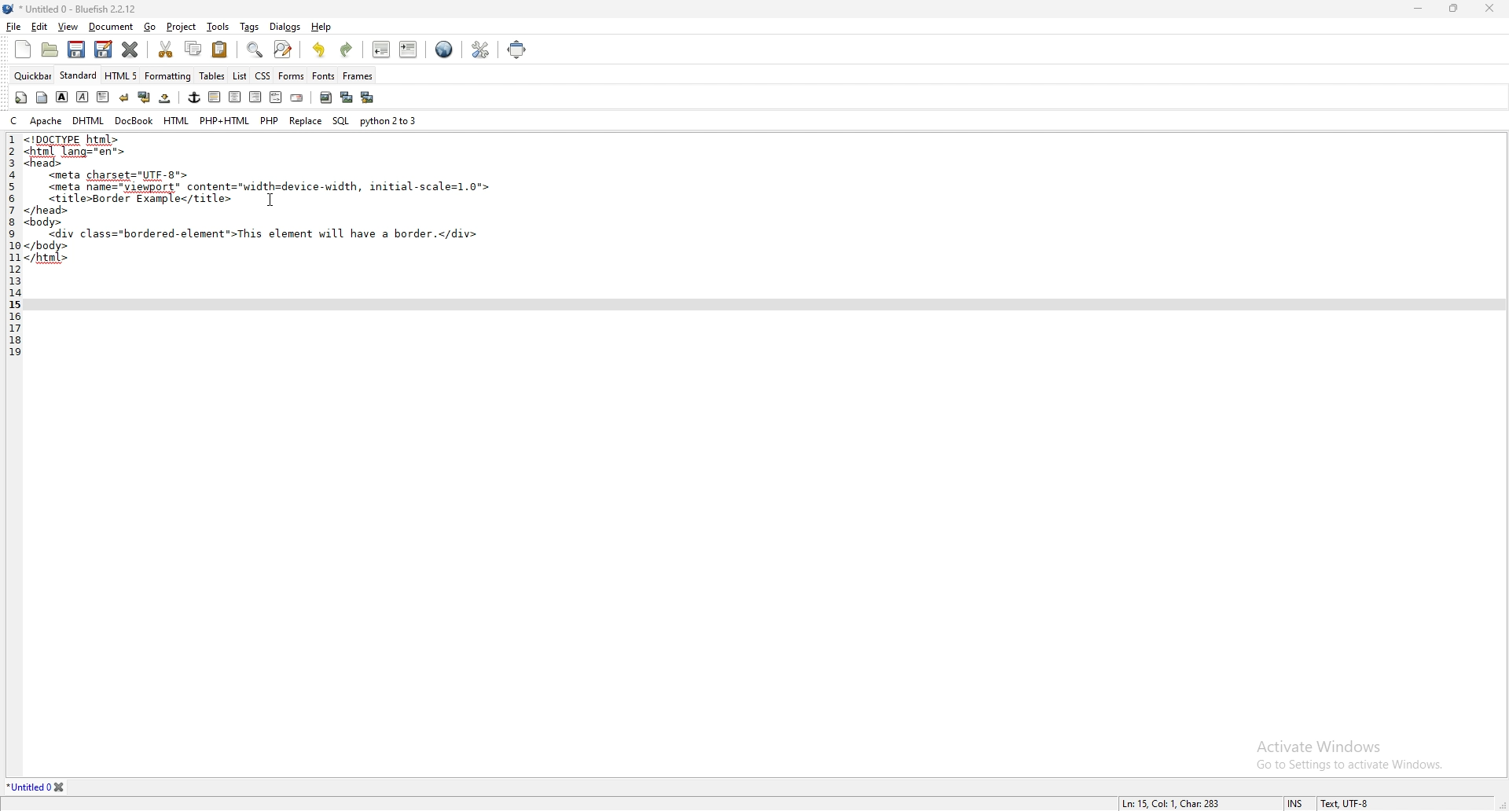 This screenshot has width=1509, height=811. Describe the element at coordinates (10, 255) in the screenshot. I see `1 2 3 4 5 6 7 8 9 10 11 12 13 14 15 16 17 18 19` at that location.